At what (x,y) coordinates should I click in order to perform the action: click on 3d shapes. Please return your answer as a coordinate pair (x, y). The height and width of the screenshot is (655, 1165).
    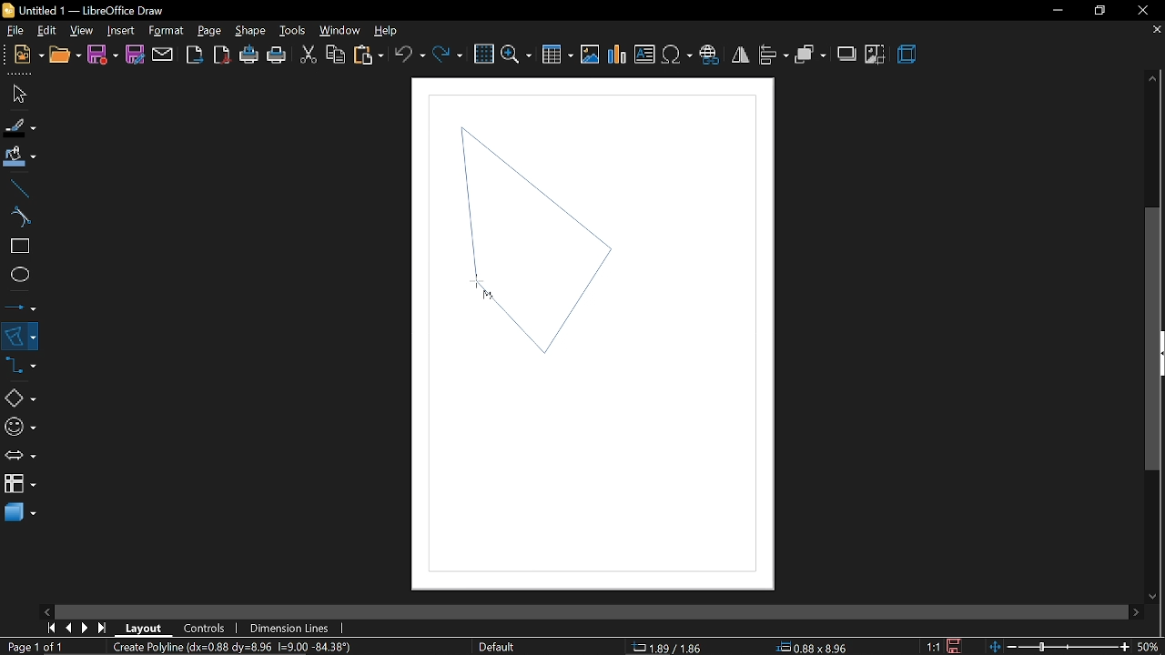
    Looking at the image, I should click on (18, 513).